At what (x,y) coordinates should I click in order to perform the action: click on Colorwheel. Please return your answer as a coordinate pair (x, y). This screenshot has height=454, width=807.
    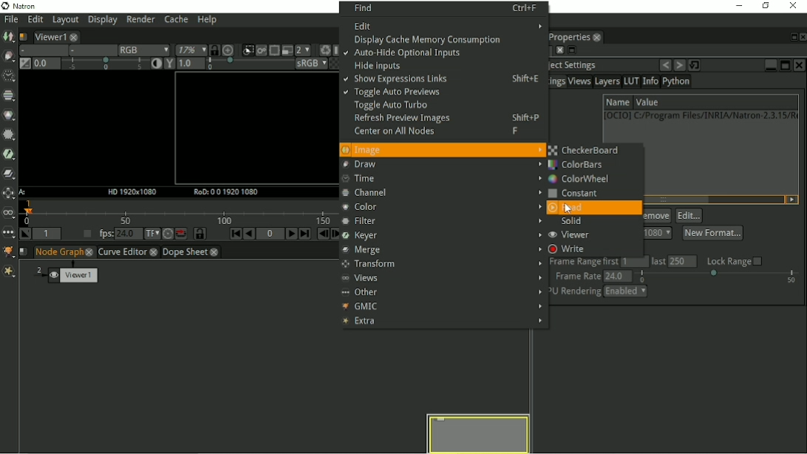
    Looking at the image, I should click on (579, 178).